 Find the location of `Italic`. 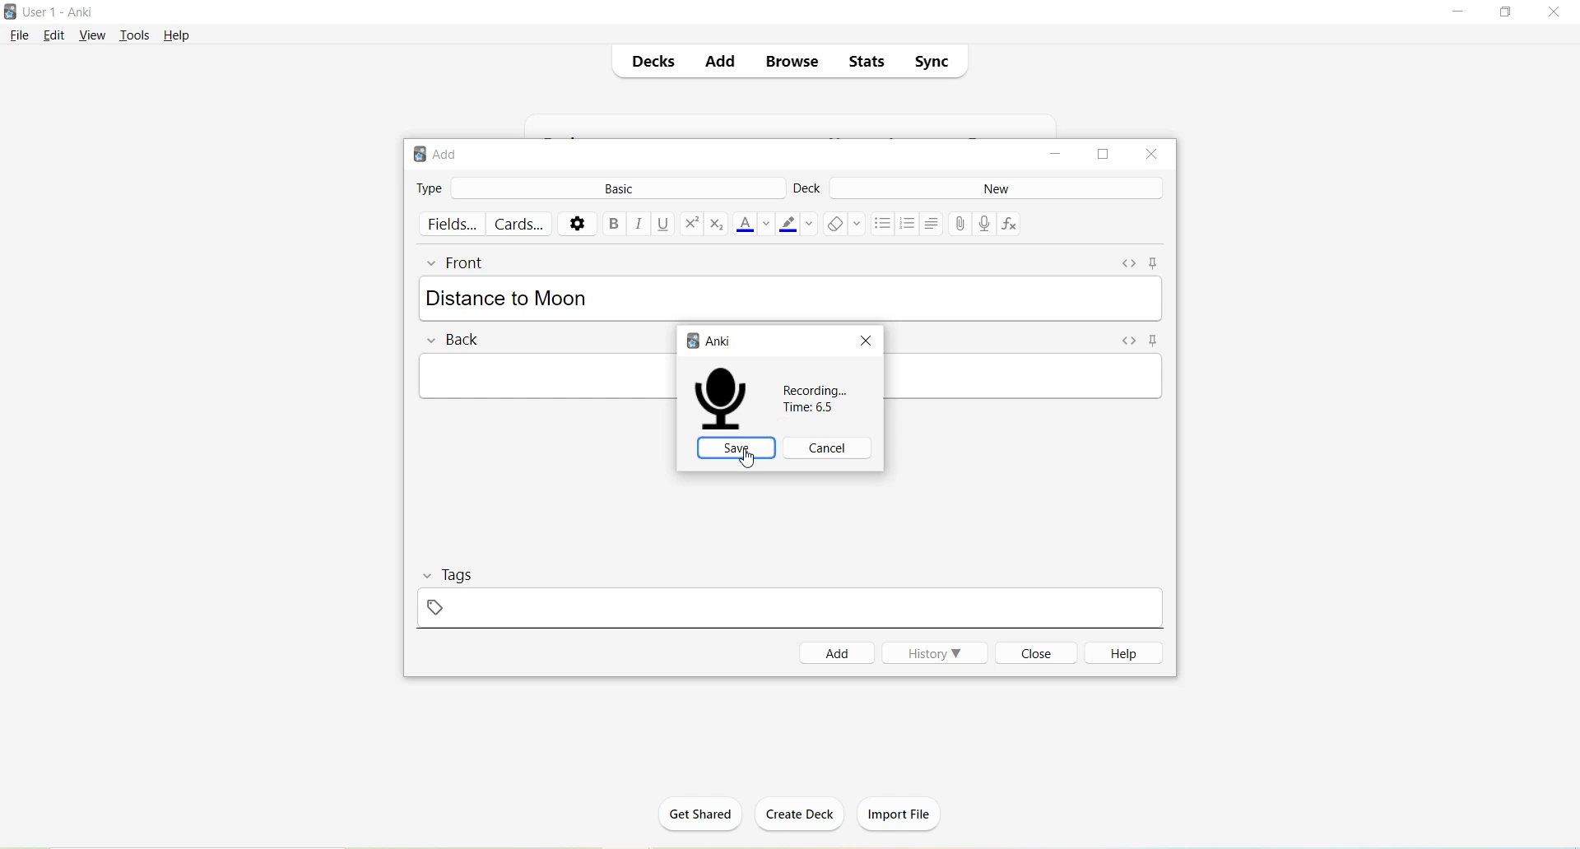

Italic is located at coordinates (639, 223).